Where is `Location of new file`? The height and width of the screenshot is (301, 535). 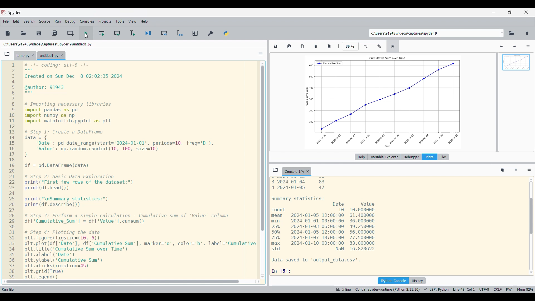
Location of new file is located at coordinates (48, 44).